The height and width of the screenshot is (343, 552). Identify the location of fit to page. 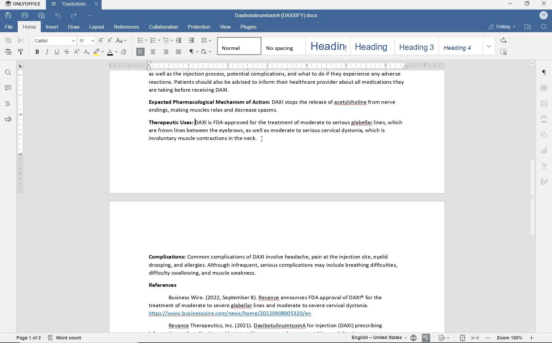
(461, 338).